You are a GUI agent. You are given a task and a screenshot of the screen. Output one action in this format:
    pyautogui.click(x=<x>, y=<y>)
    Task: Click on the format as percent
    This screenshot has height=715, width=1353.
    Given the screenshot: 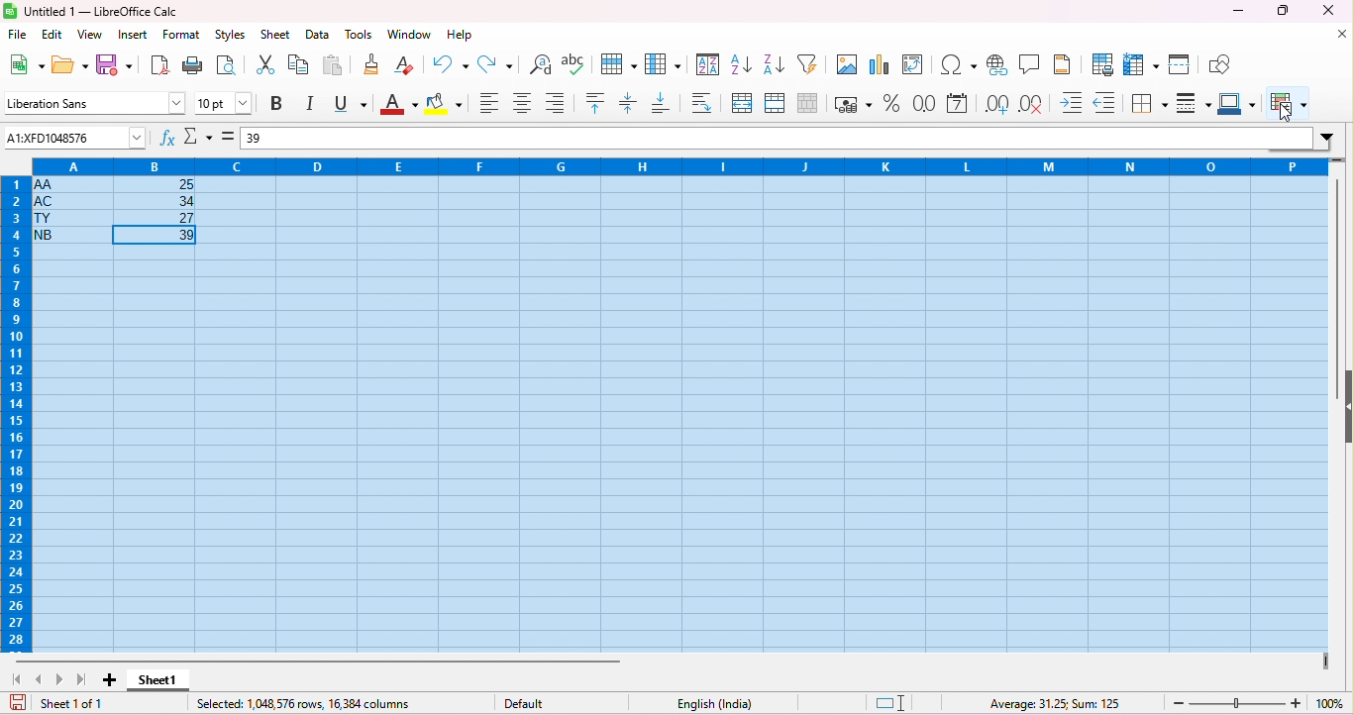 What is the action you would take?
    pyautogui.click(x=891, y=102)
    